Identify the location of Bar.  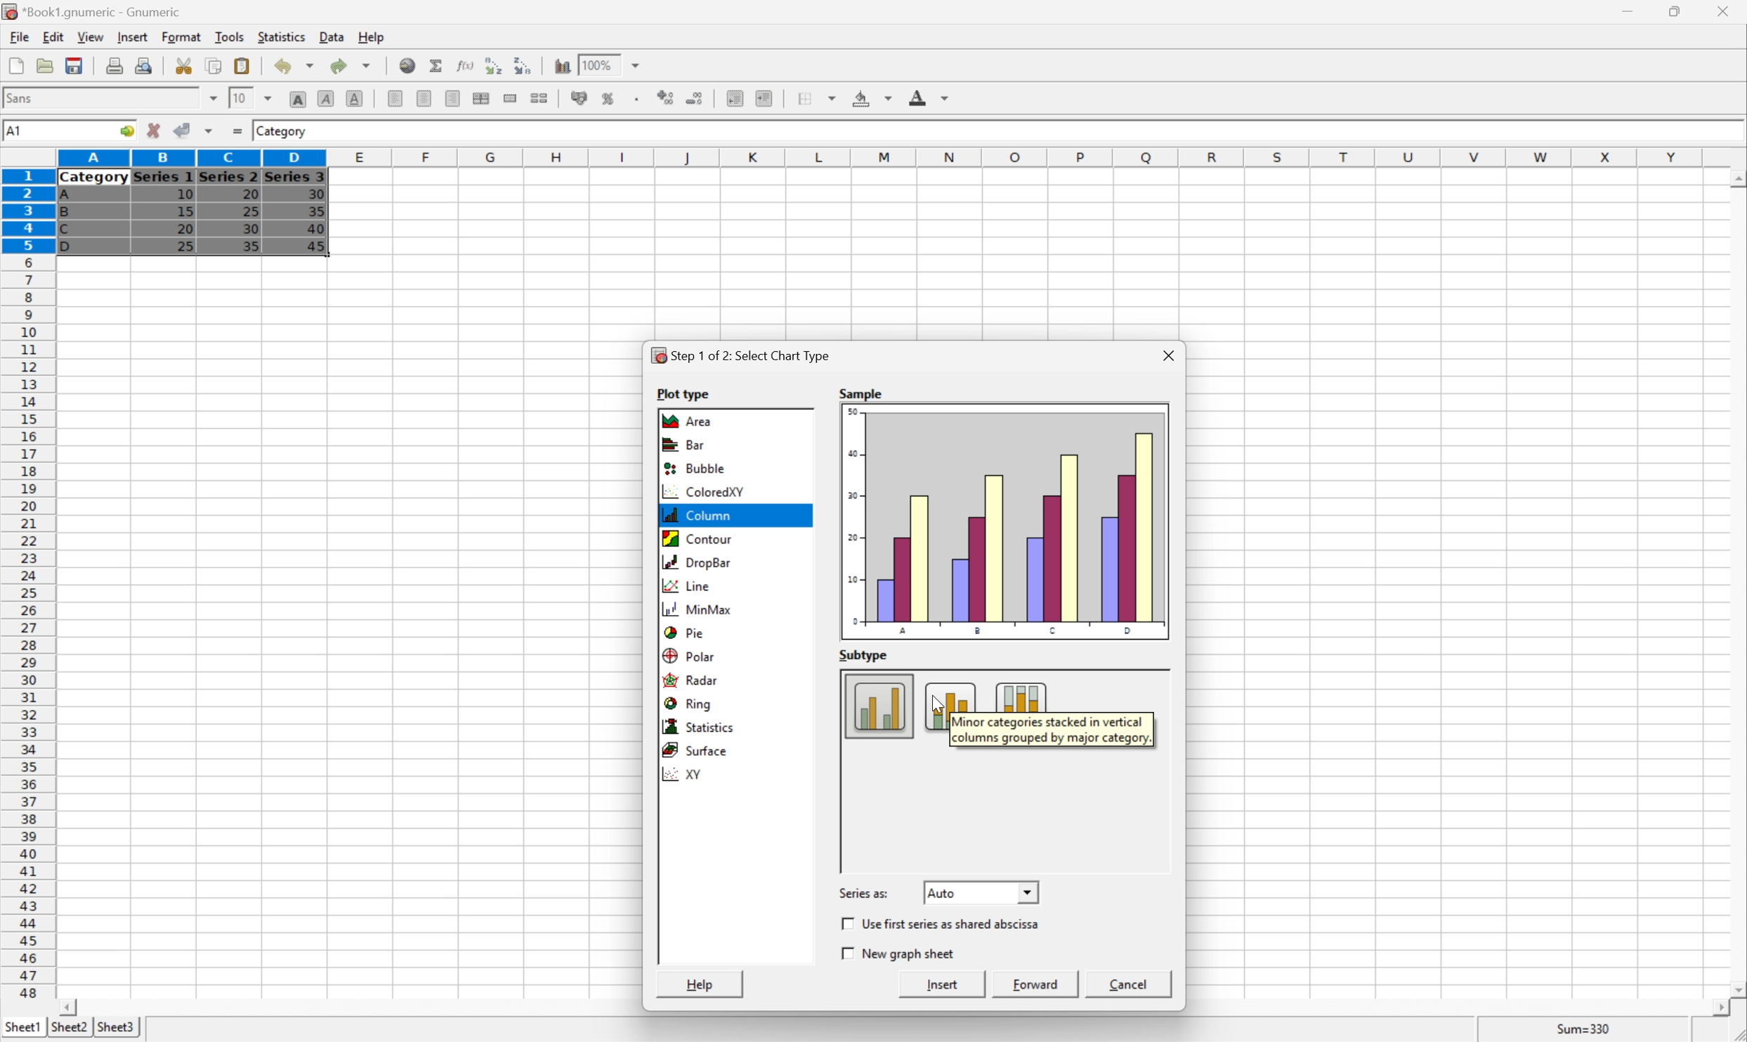
(684, 445).